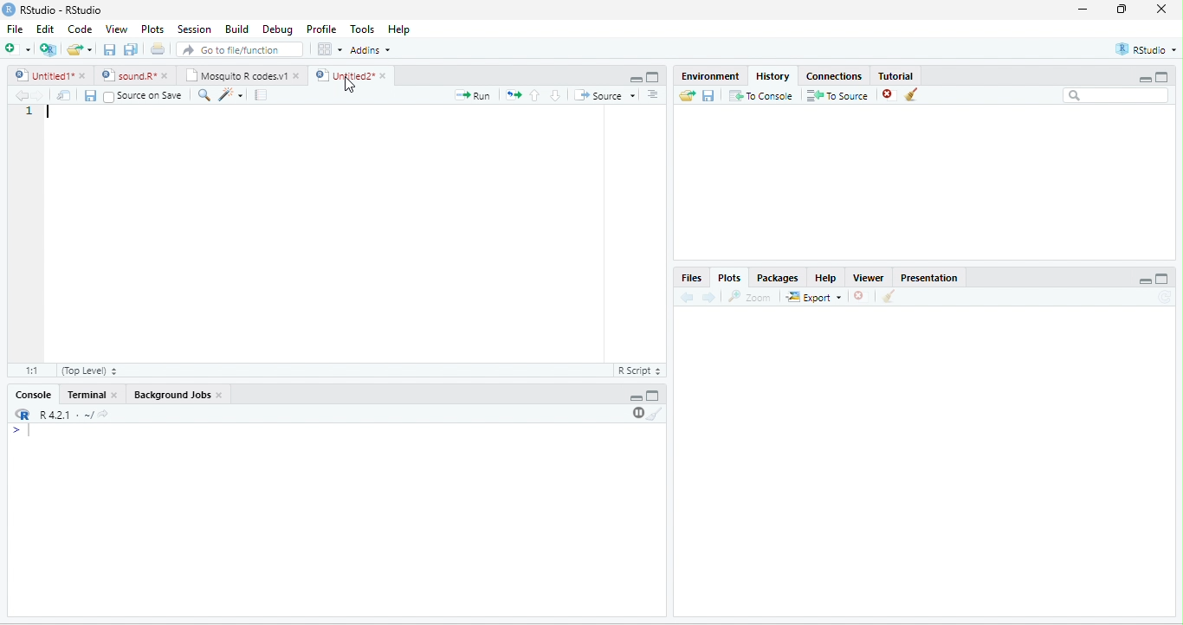  What do you see at coordinates (653, 396) in the screenshot?
I see `Maximize` at bounding box center [653, 396].